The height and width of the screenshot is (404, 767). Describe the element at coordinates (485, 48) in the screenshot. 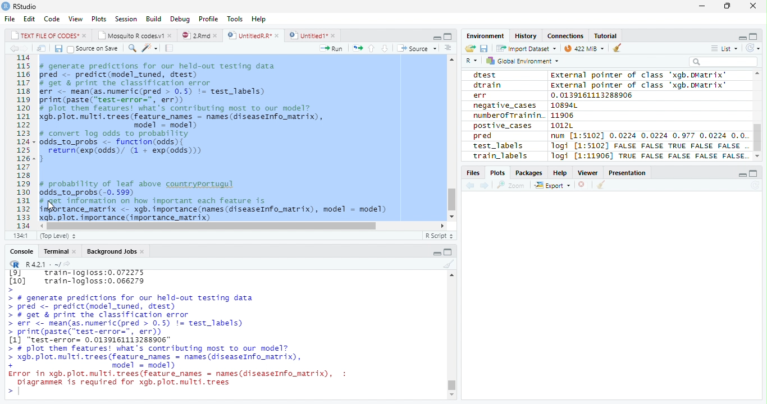

I see `Save` at that location.